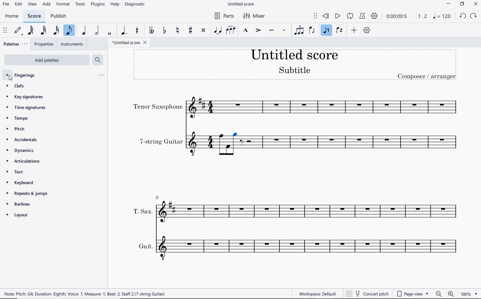  Describe the element at coordinates (56, 30) in the screenshot. I see `16TH NOTE` at that location.